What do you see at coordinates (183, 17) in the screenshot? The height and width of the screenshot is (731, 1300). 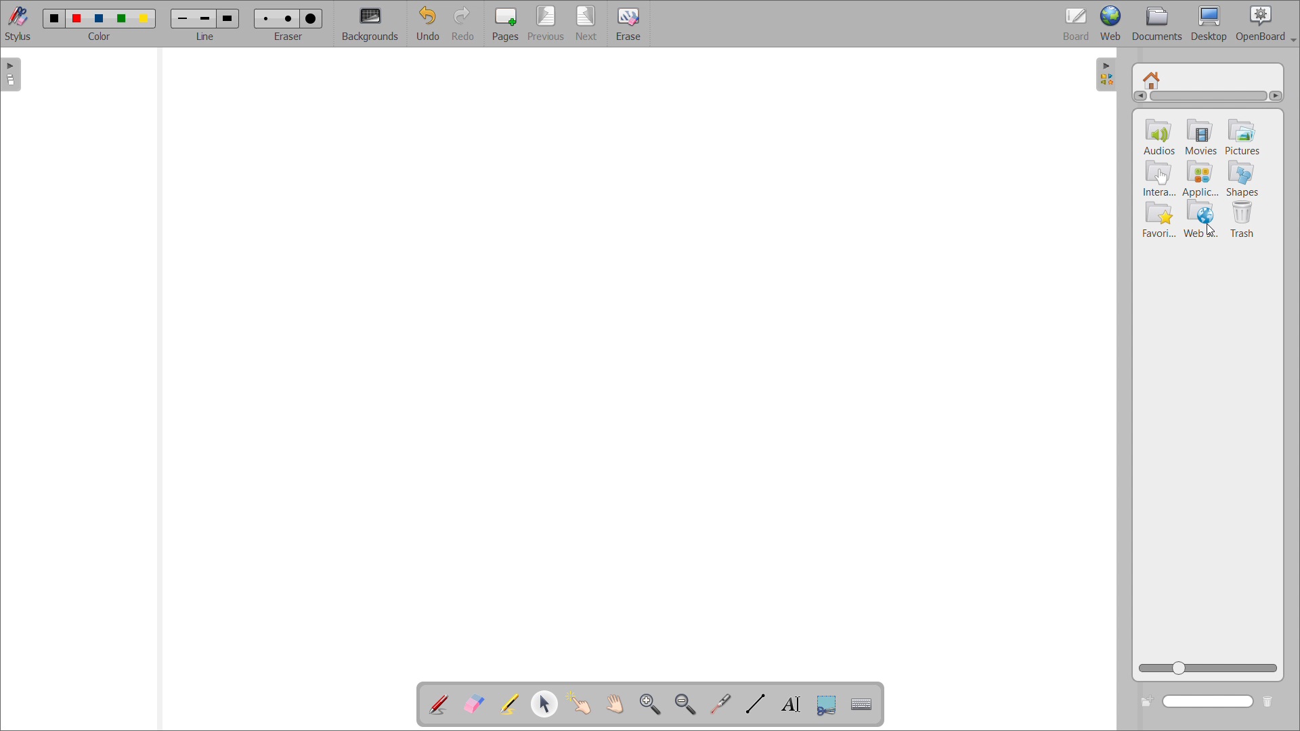 I see `Small line` at bounding box center [183, 17].